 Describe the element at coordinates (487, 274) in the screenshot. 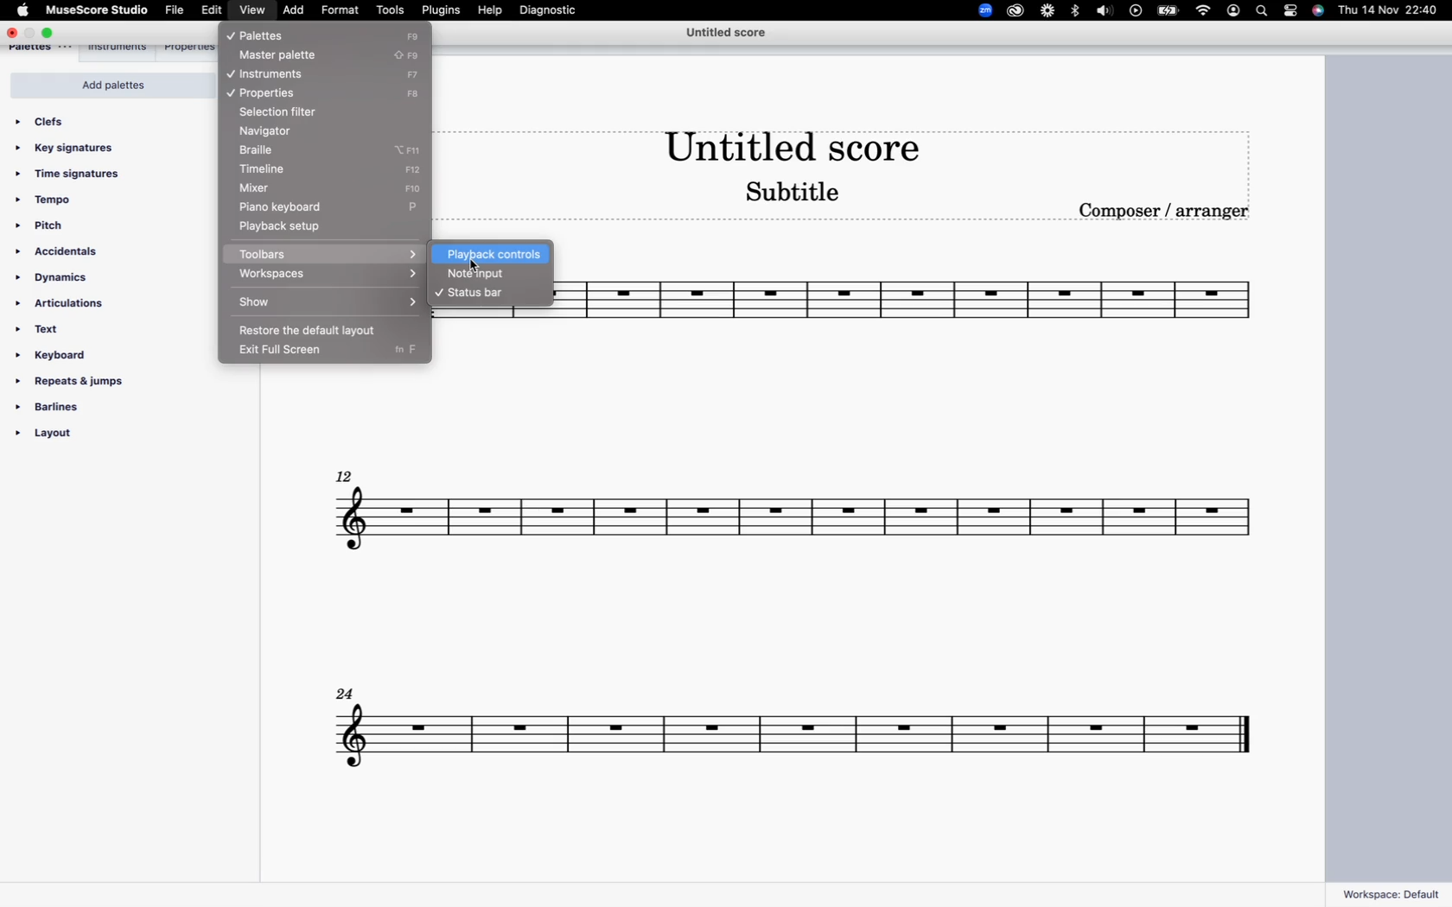

I see `note input` at that location.